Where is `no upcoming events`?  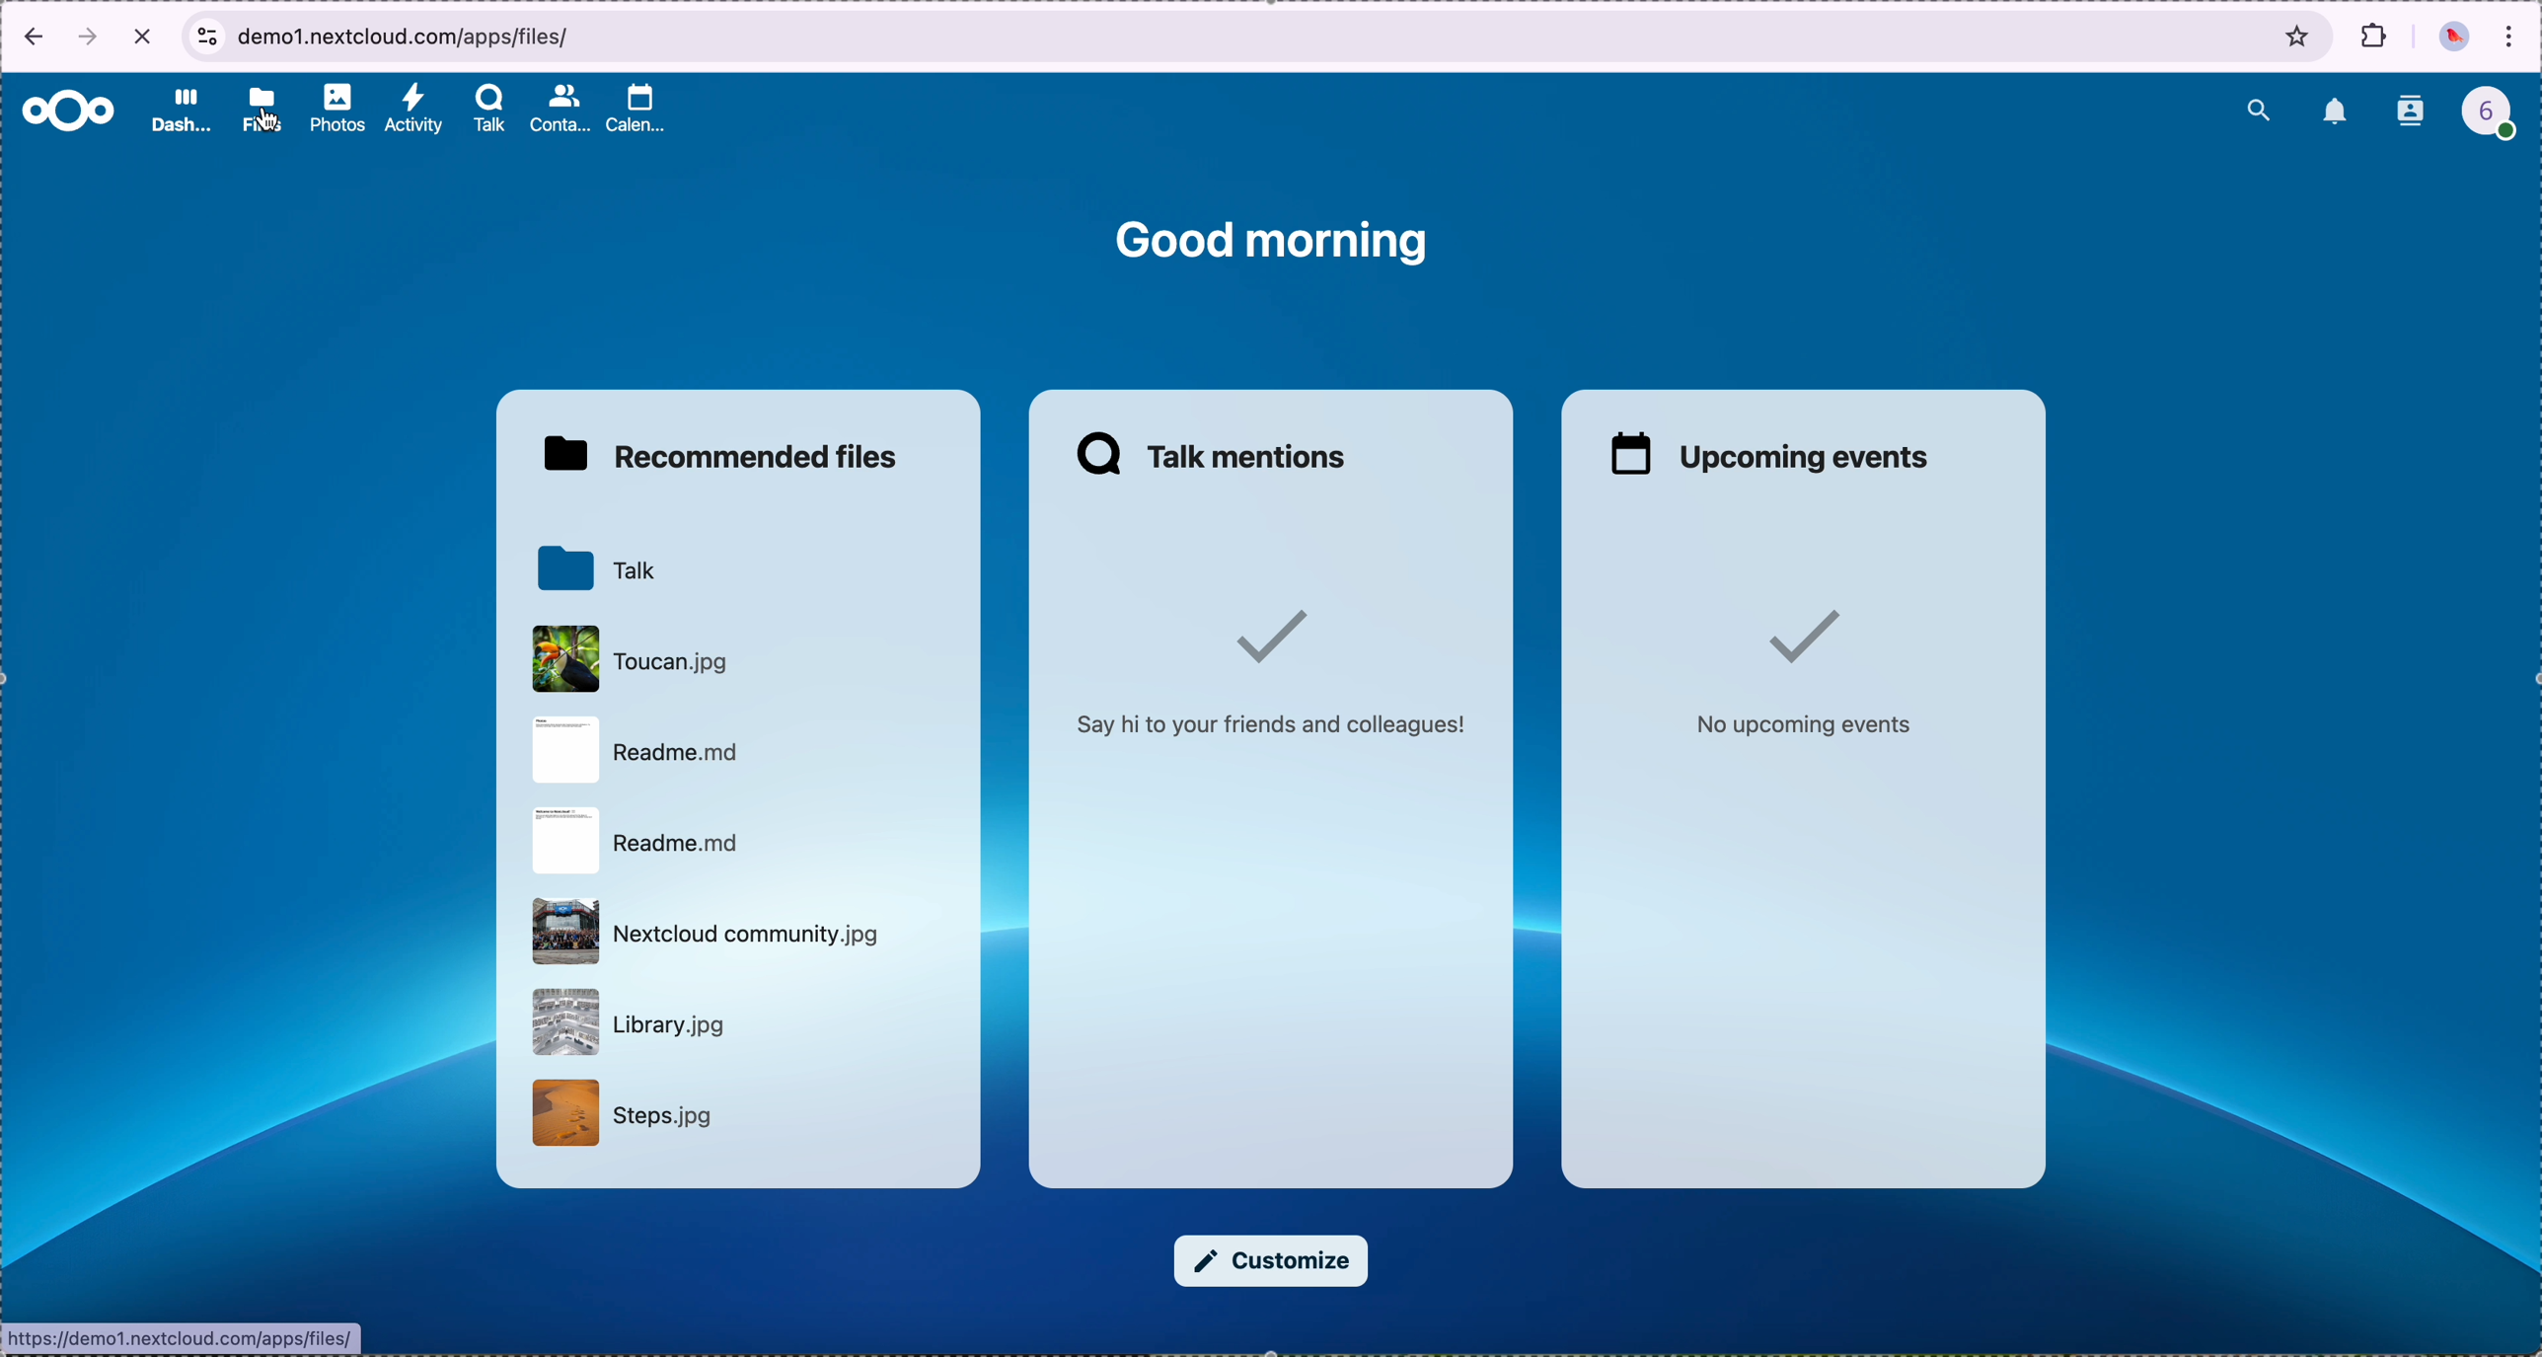 no upcoming events is located at coordinates (1792, 675).